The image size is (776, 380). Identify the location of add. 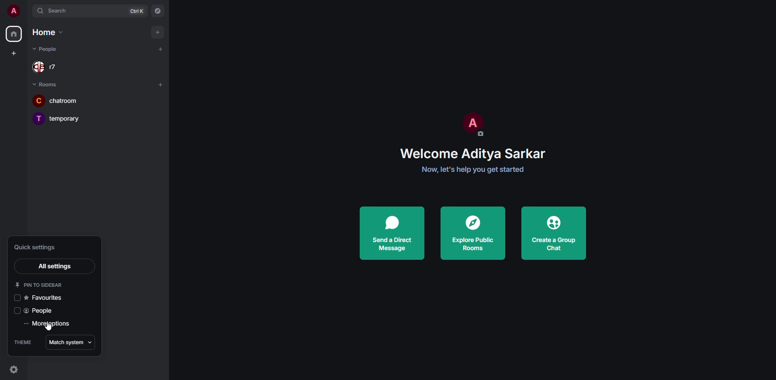
(160, 48).